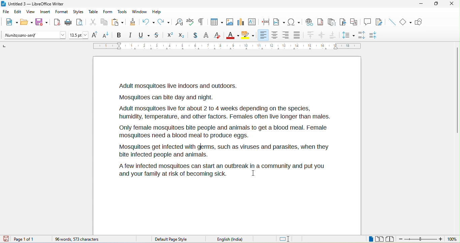 The width and height of the screenshot is (460, 243). What do you see at coordinates (81, 22) in the screenshot?
I see `print preview` at bounding box center [81, 22].